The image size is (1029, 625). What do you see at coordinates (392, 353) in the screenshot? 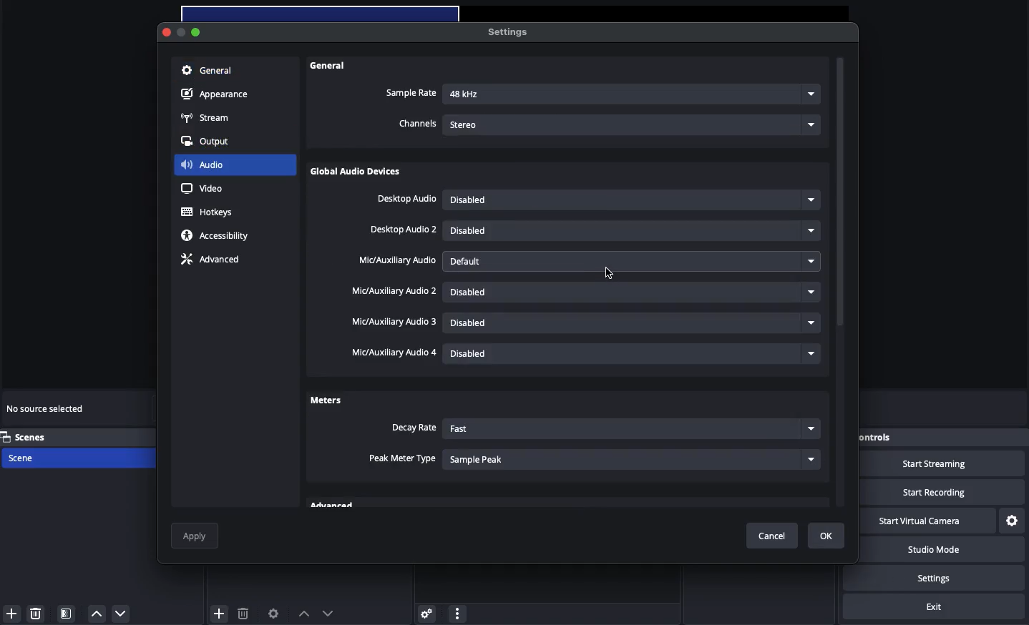
I see `Mic aux auto 4` at bounding box center [392, 353].